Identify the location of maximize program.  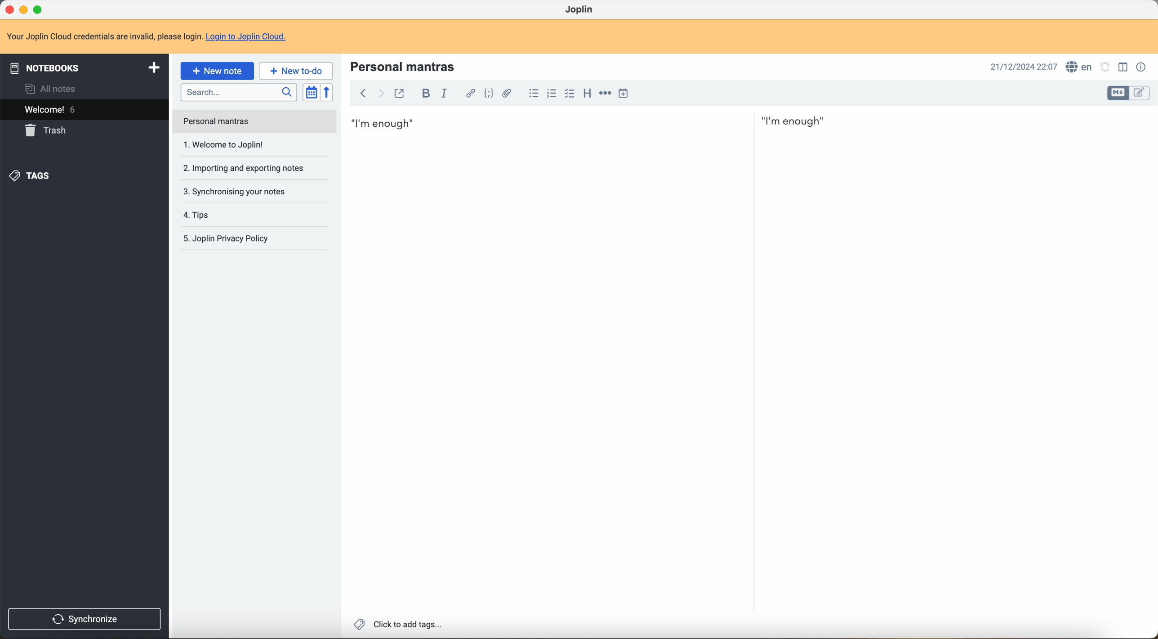
(40, 9).